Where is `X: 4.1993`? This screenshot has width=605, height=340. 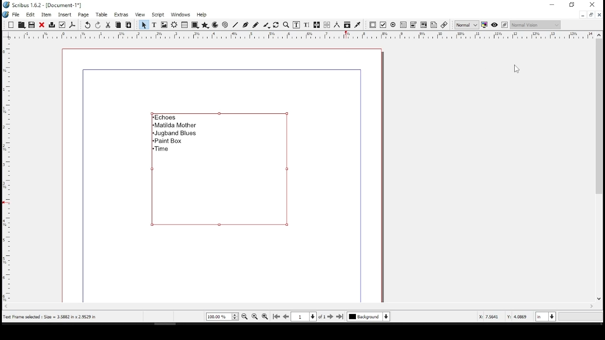 X: 4.1993 is located at coordinates (486, 316).